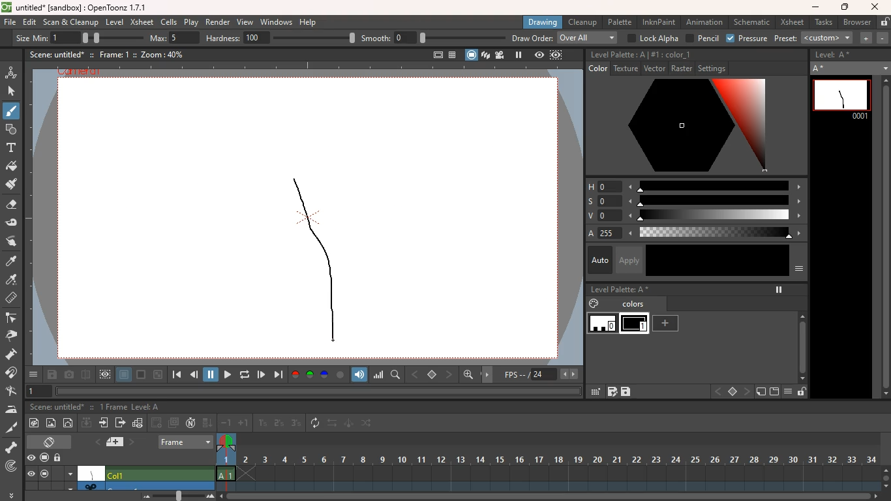 This screenshot has width=891, height=501. What do you see at coordinates (618, 55) in the screenshot?
I see `level palette: A` at bounding box center [618, 55].